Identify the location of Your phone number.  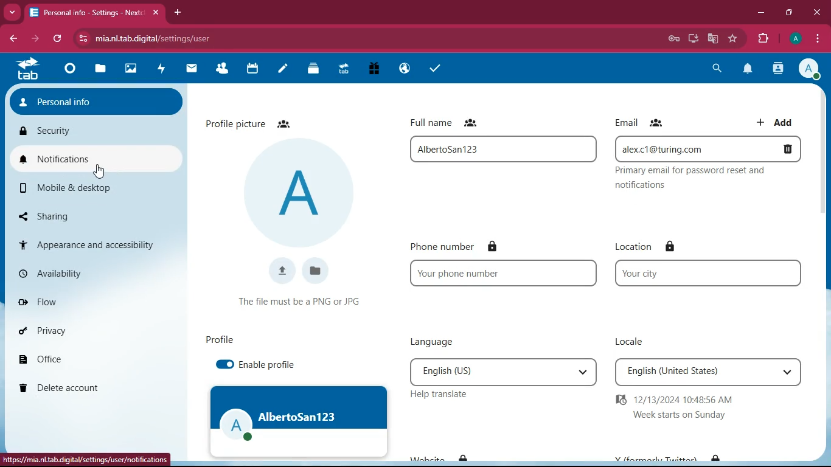
(504, 274).